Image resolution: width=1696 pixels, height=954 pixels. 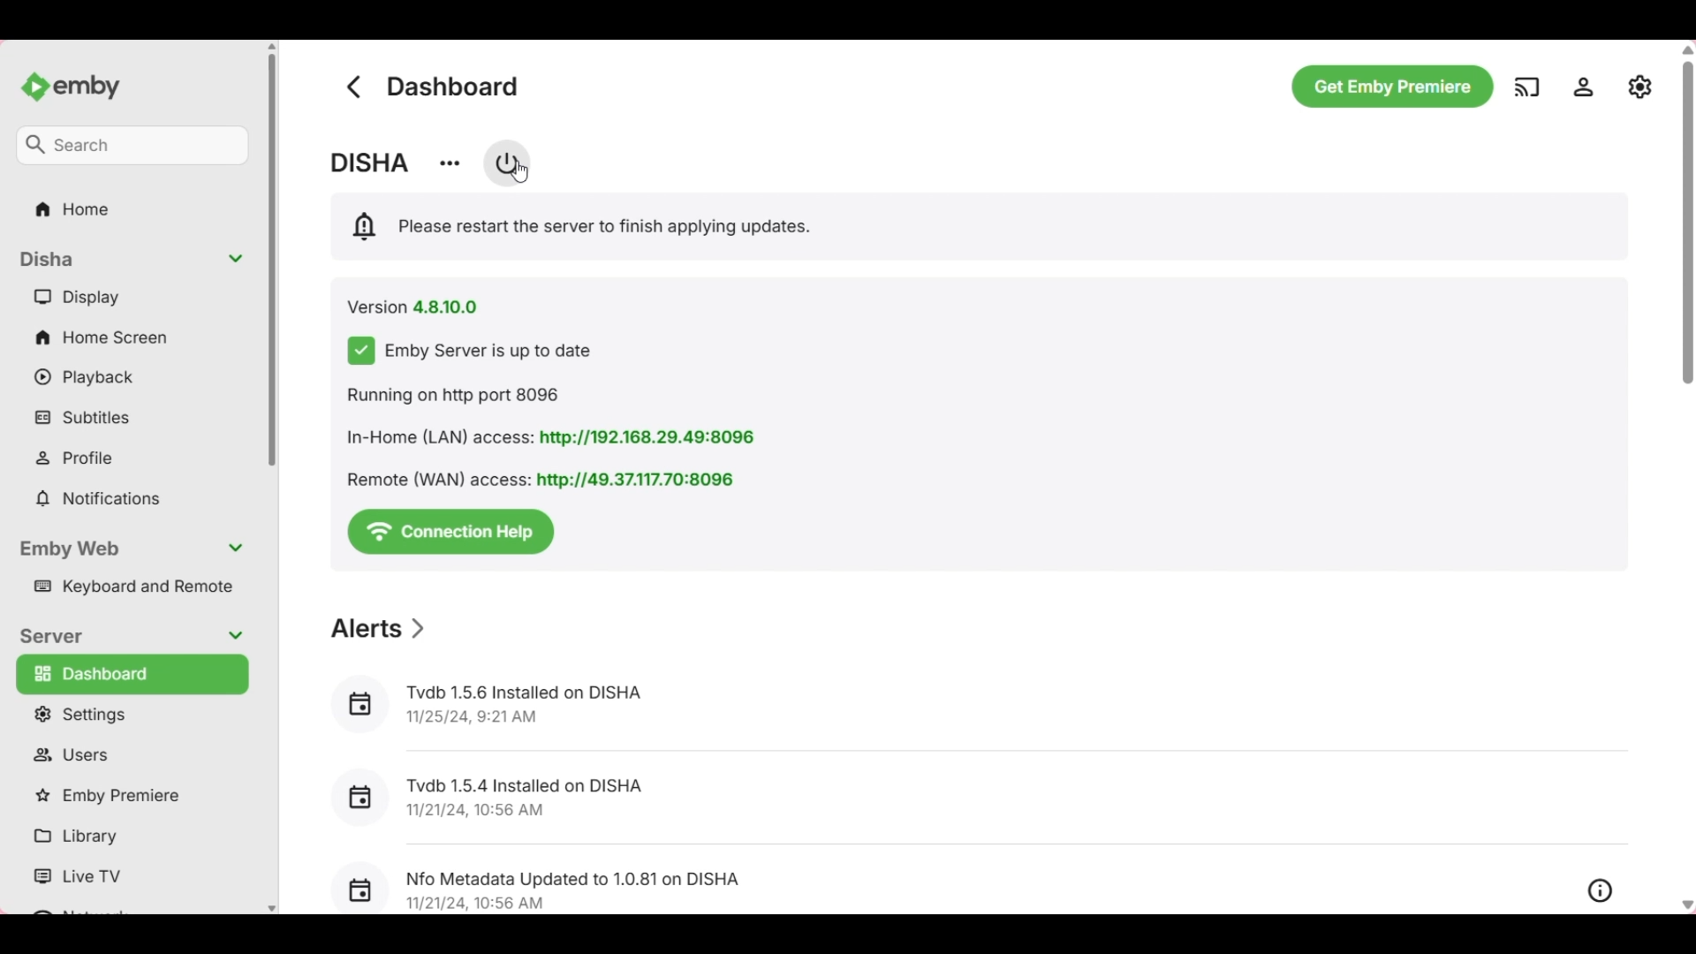 What do you see at coordinates (1583, 87) in the screenshot?
I see `Settings` at bounding box center [1583, 87].